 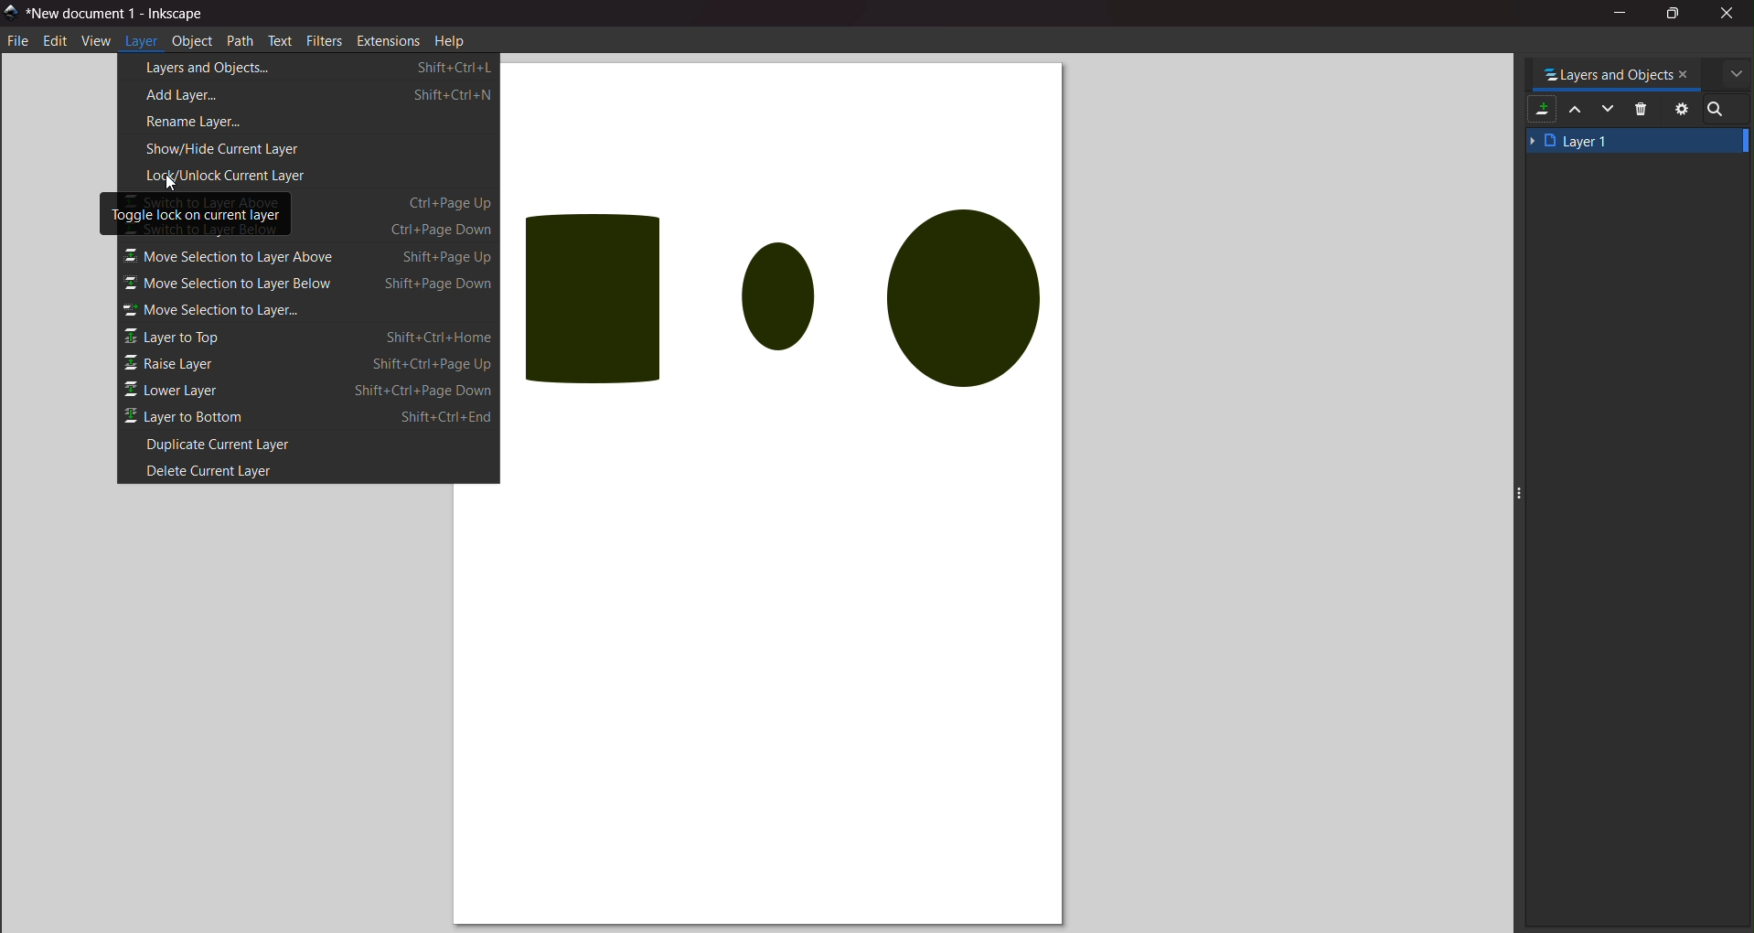 I want to click on delete, so click(x=1643, y=108).